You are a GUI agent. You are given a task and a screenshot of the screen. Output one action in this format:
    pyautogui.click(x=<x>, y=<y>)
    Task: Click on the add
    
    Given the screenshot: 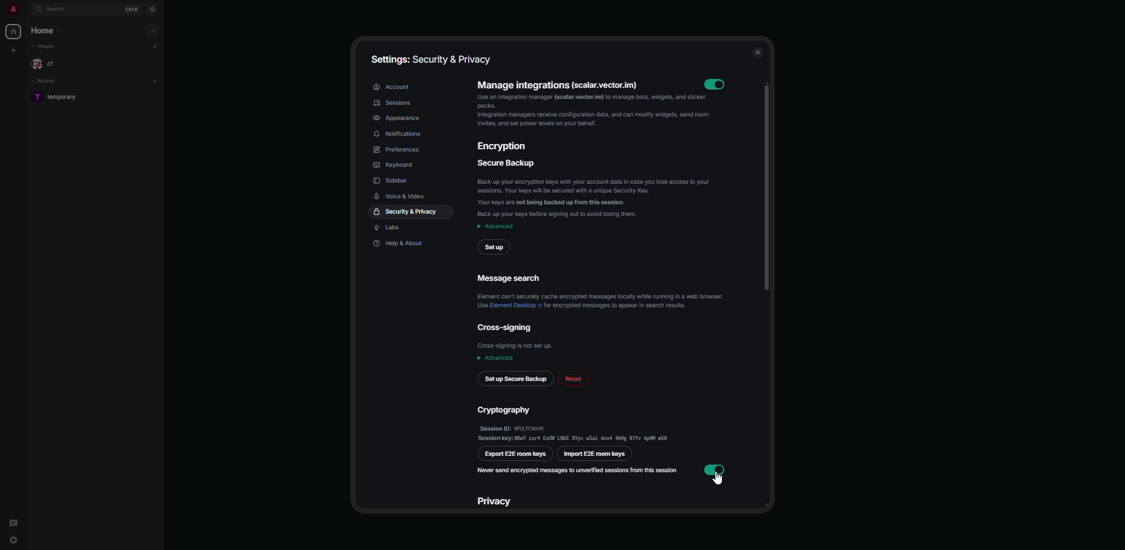 What is the action you would take?
    pyautogui.click(x=156, y=47)
    